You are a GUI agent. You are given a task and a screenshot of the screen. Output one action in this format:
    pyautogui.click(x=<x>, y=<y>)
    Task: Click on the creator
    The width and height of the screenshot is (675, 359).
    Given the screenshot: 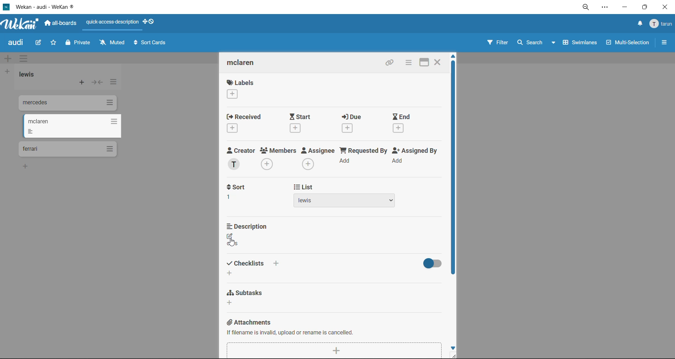 What is the action you would take?
    pyautogui.click(x=243, y=159)
    